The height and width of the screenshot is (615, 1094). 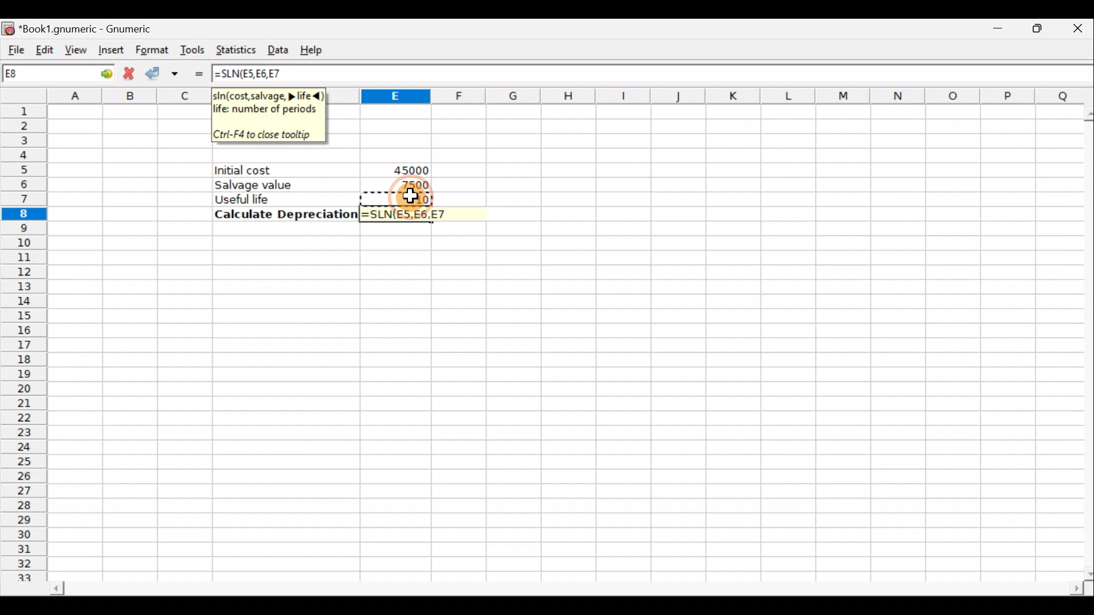 What do you see at coordinates (690, 75) in the screenshot?
I see `Formula bar` at bounding box center [690, 75].